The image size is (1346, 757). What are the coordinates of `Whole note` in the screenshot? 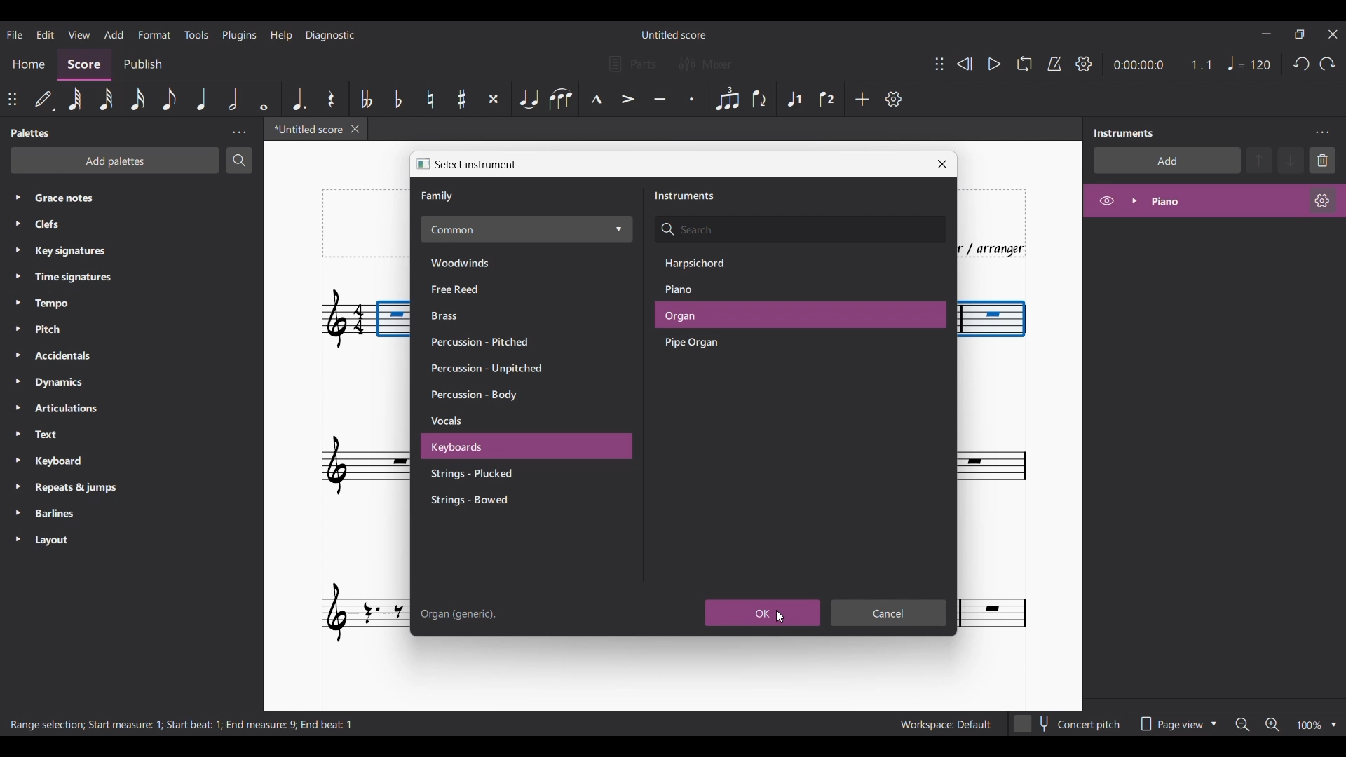 It's located at (264, 99).